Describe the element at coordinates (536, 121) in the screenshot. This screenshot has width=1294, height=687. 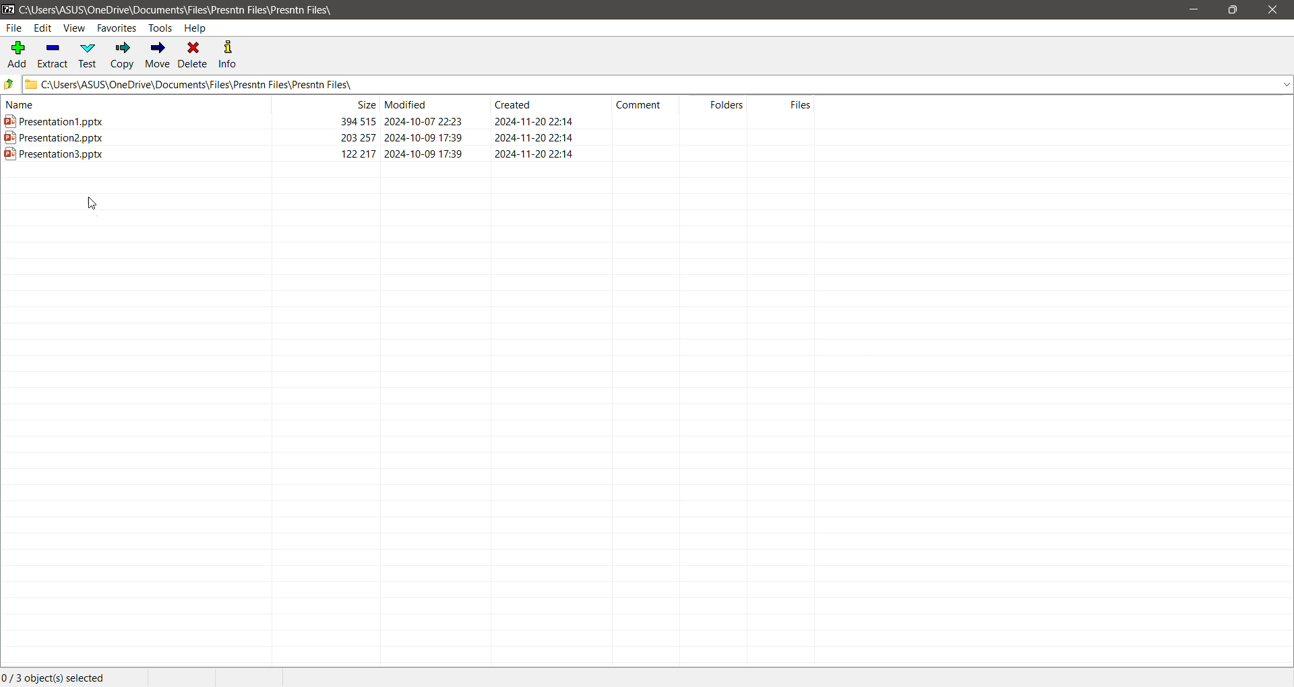
I see `created date & time` at that location.